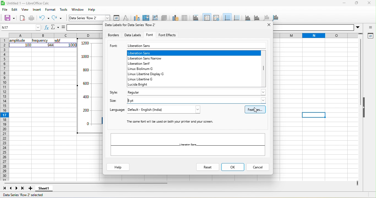 The width and height of the screenshot is (376, 198). Describe the element at coordinates (86, 183) in the screenshot. I see `horizontal scroll bar` at that location.